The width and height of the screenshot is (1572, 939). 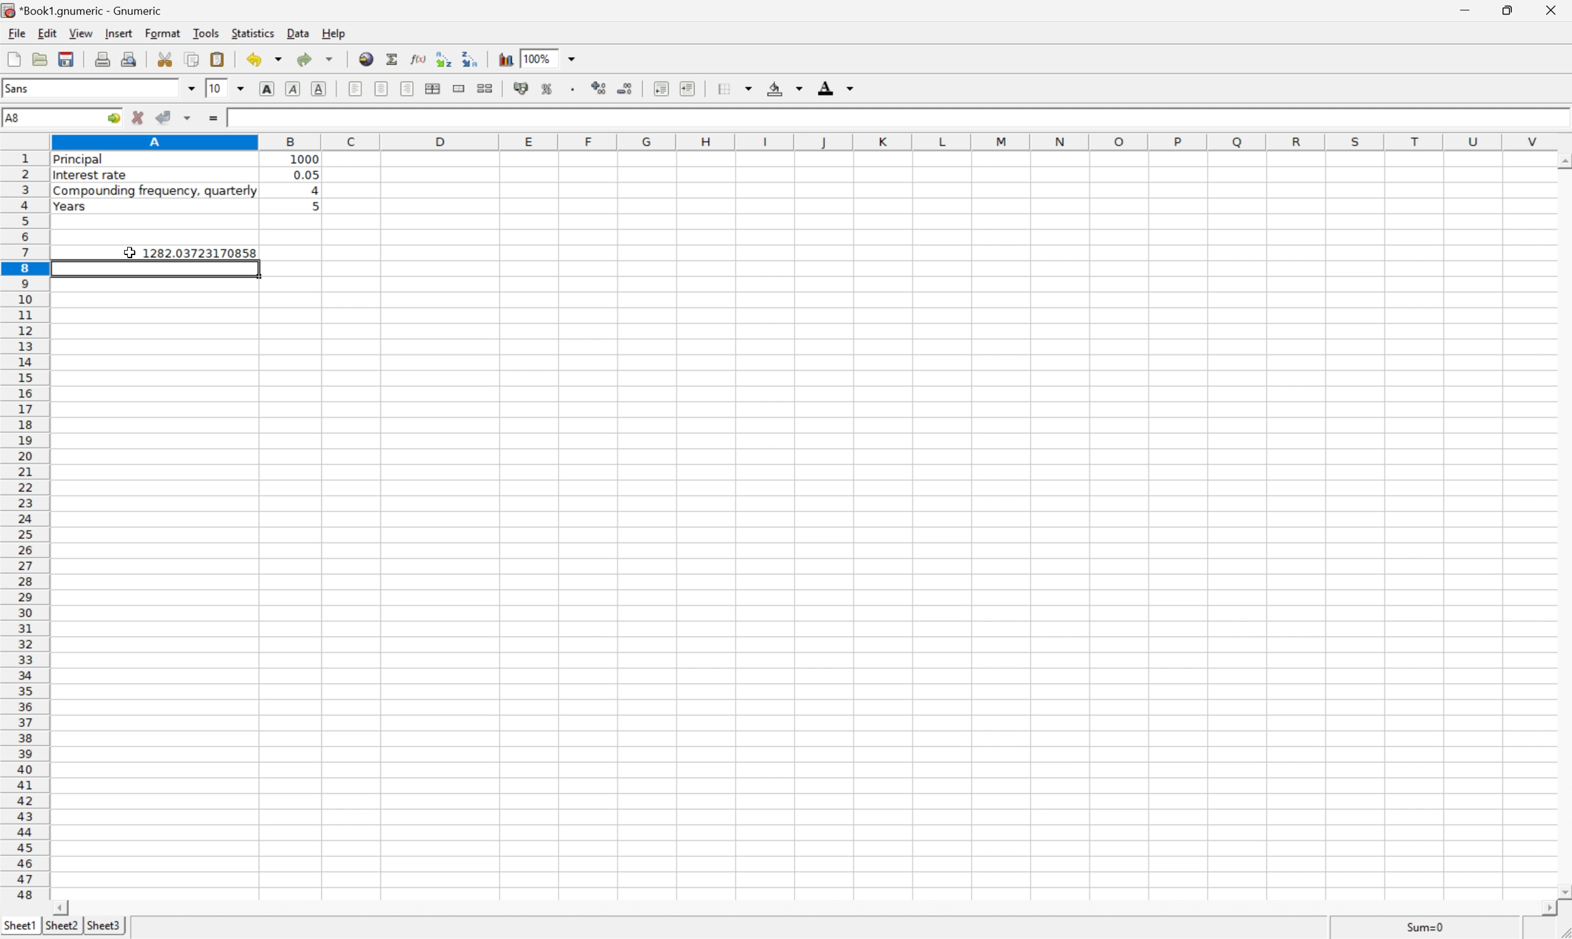 What do you see at coordinates (459, 88) in the screenshot?
I see `merge range of cells` at bounding box center [459, 88].